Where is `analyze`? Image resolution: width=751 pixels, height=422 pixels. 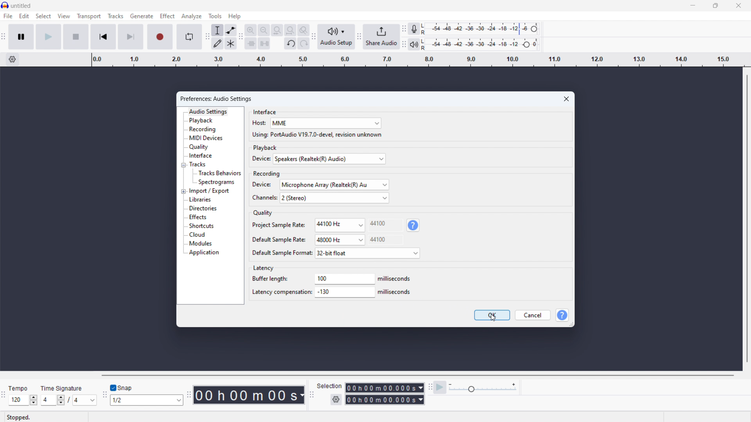
analyze is located at coordinates (191, 16).